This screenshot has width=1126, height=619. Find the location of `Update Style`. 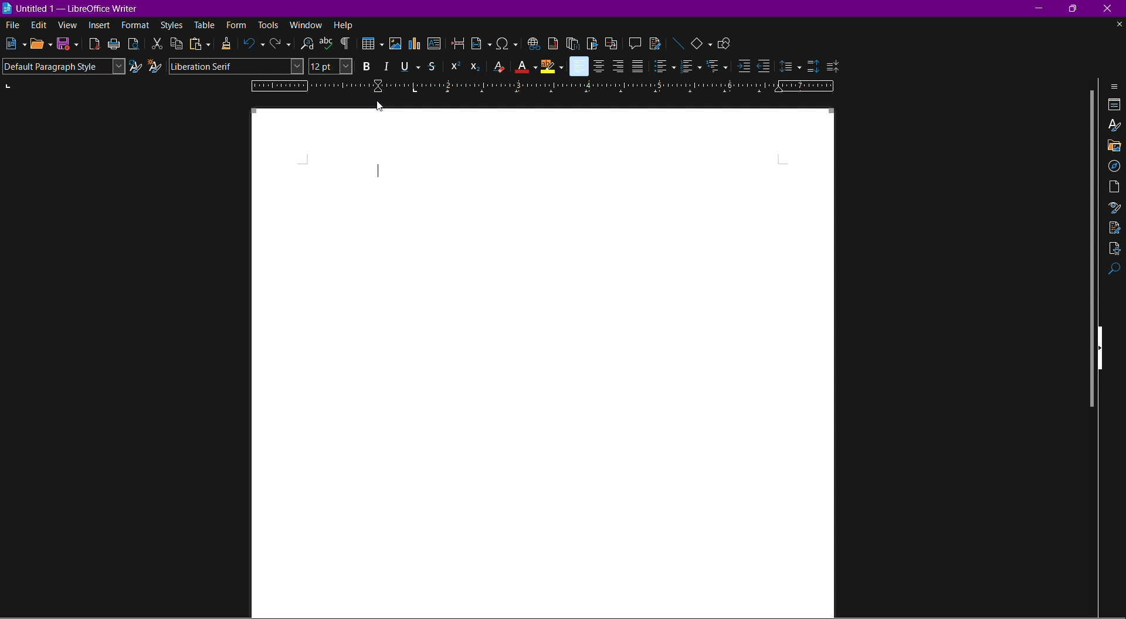

Update Style is located at coordinates (135, 67).